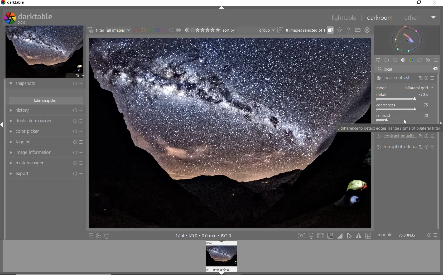  Describe the element at coordinates (377, 78) in the screenshot. I see `Switched off` at that location.